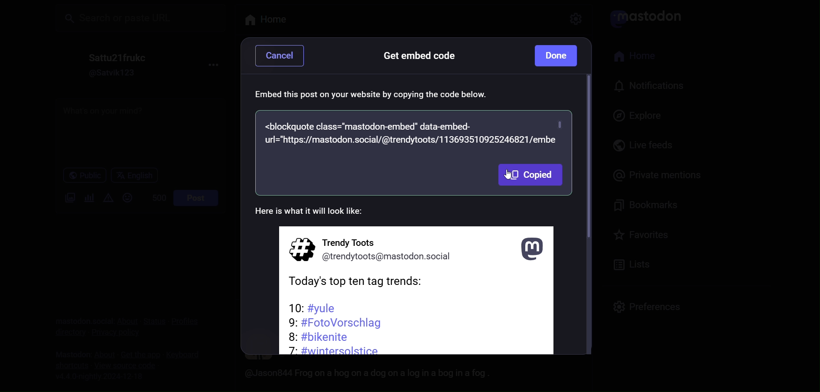 The height and width of the screenshot is (392, 820). What do you see at coordinates (413, 133) in the screenshot?
I see `embed code` at bounding box center [413, 133].